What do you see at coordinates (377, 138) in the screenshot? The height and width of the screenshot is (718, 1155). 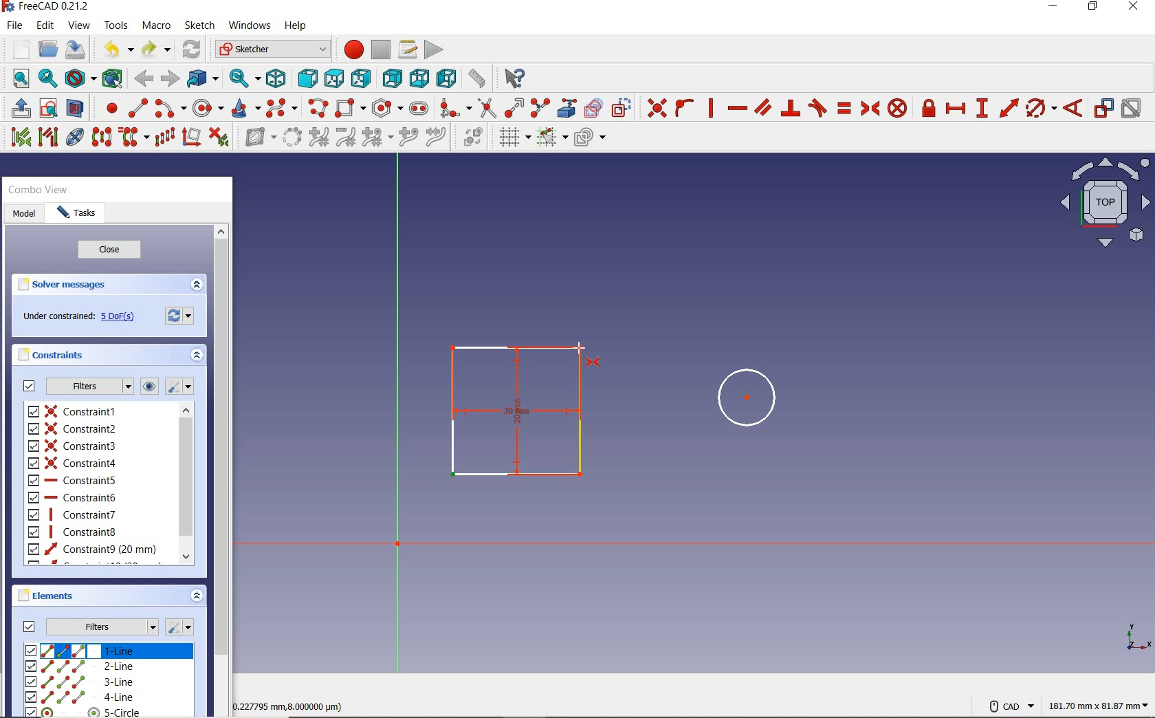 I see `modify knot multiplicity` at bounding box center [377, 138].